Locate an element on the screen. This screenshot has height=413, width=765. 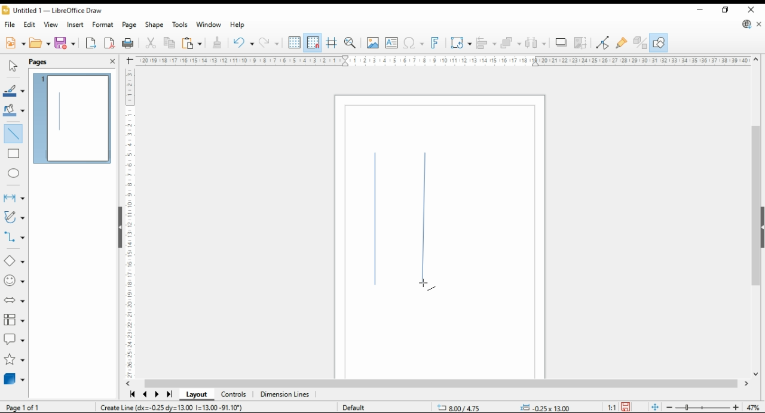
show extrusions is located at coordinates (639, 42).